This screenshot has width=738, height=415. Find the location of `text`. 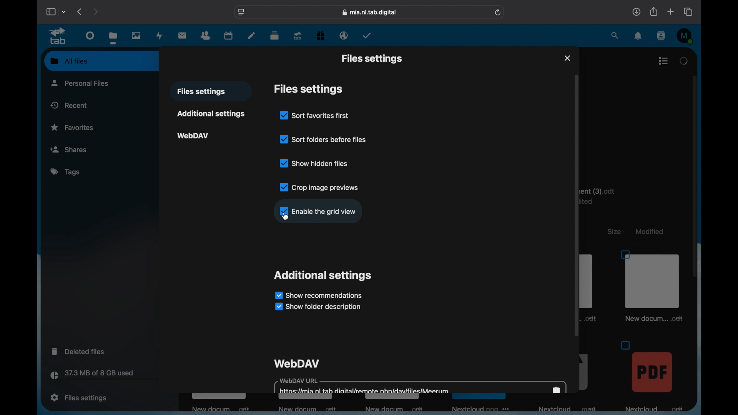

text is located at coordinates (602, 196).